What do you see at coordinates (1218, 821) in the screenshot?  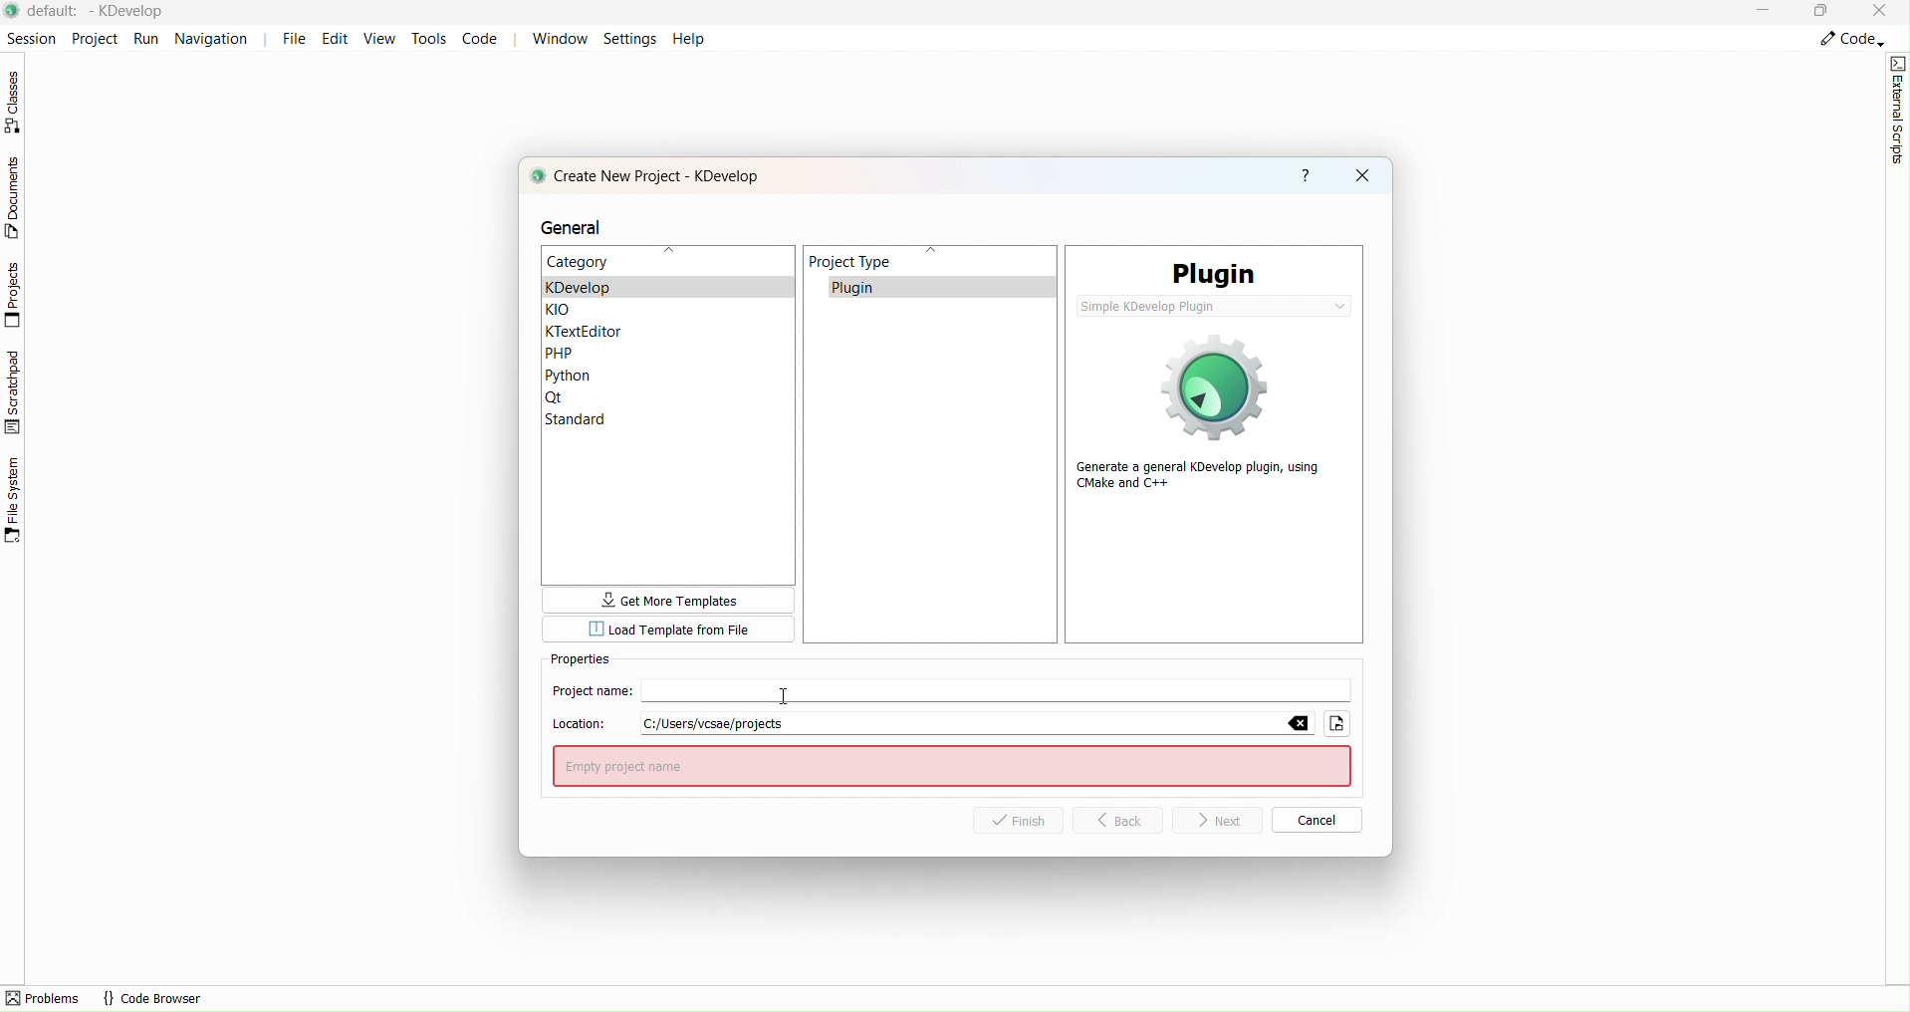 I see `Next` at bounding box center [1218, 821].